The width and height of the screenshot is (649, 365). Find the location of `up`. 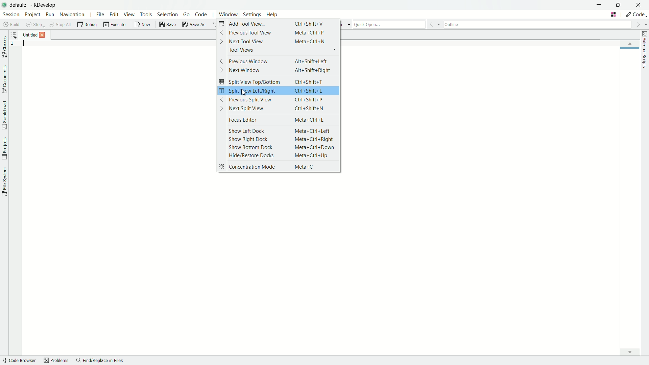

up is located at coordinates (628, 45).